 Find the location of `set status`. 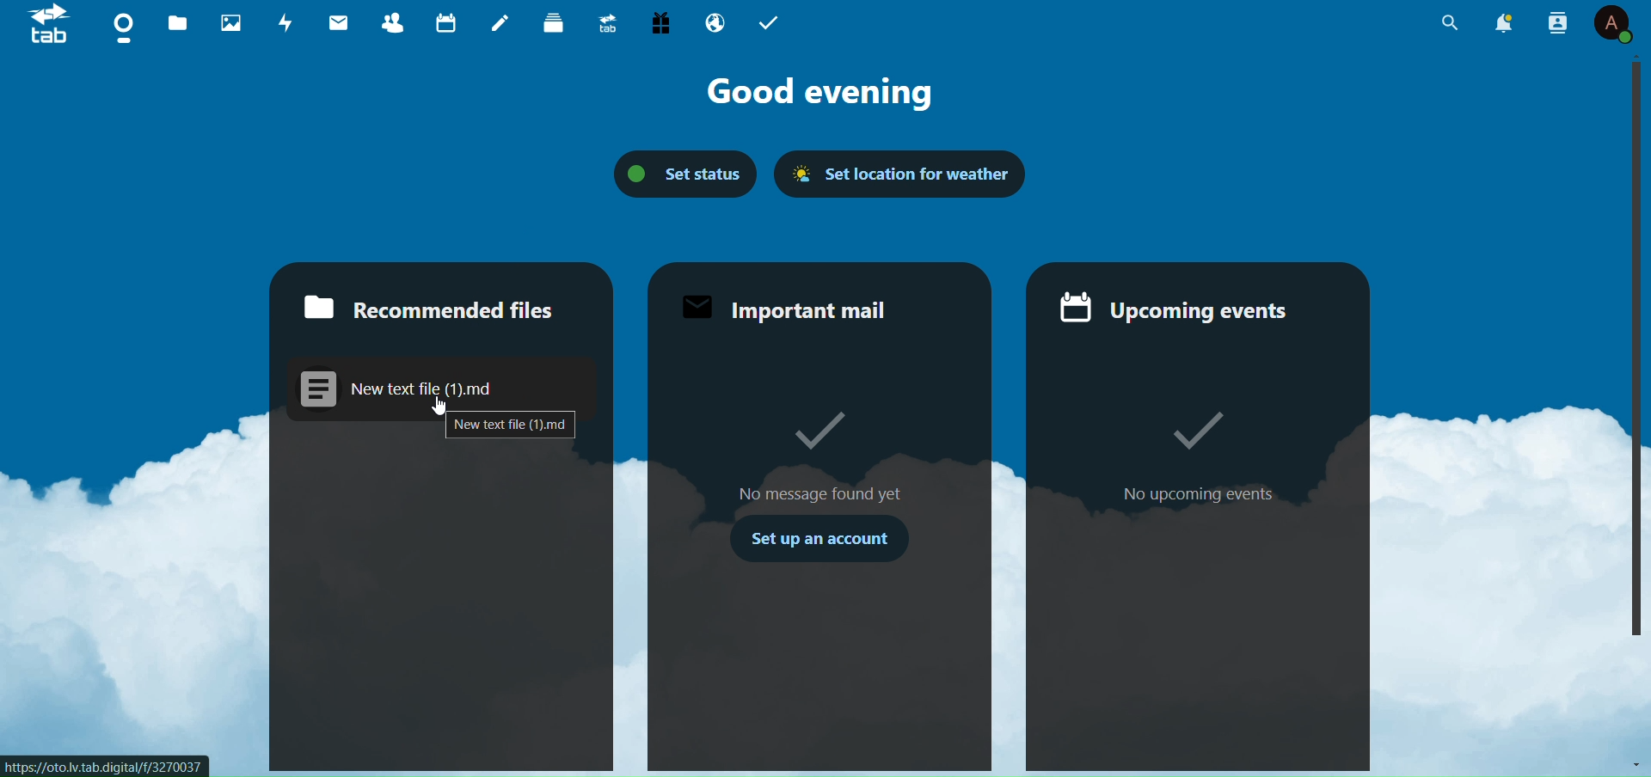

set status is located at coordinates (678, 172).